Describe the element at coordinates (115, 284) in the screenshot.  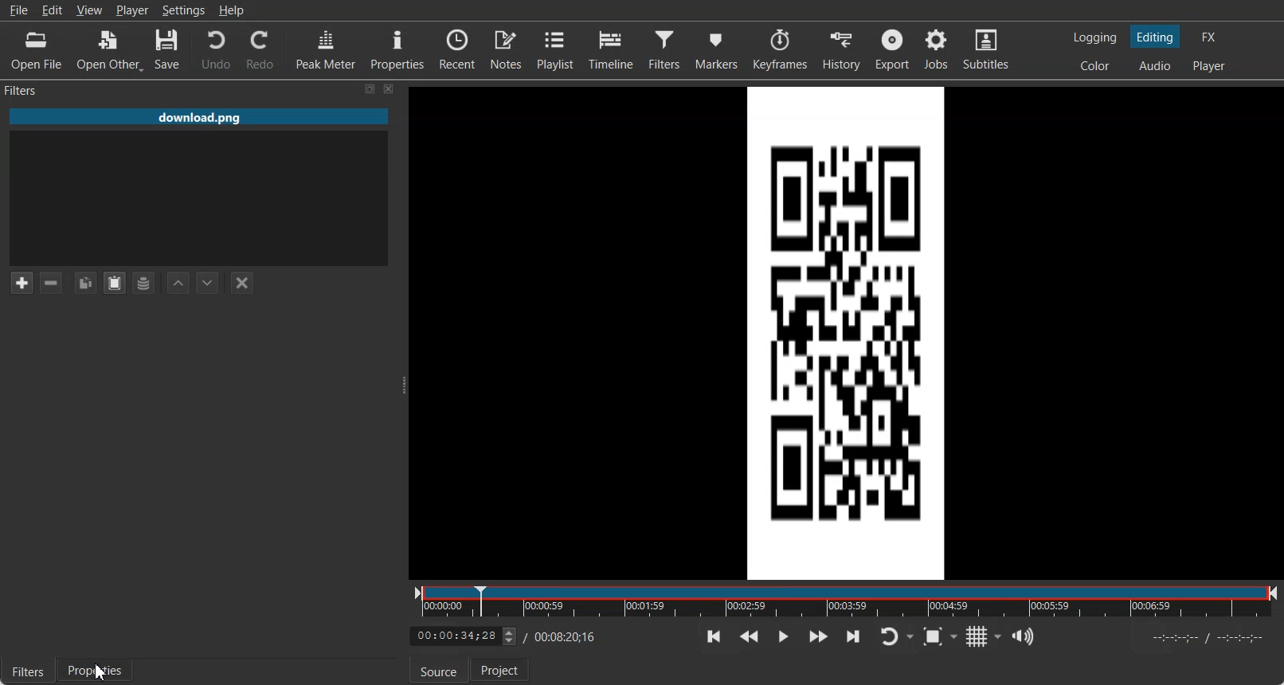
I see `Paste Filter` at that location.